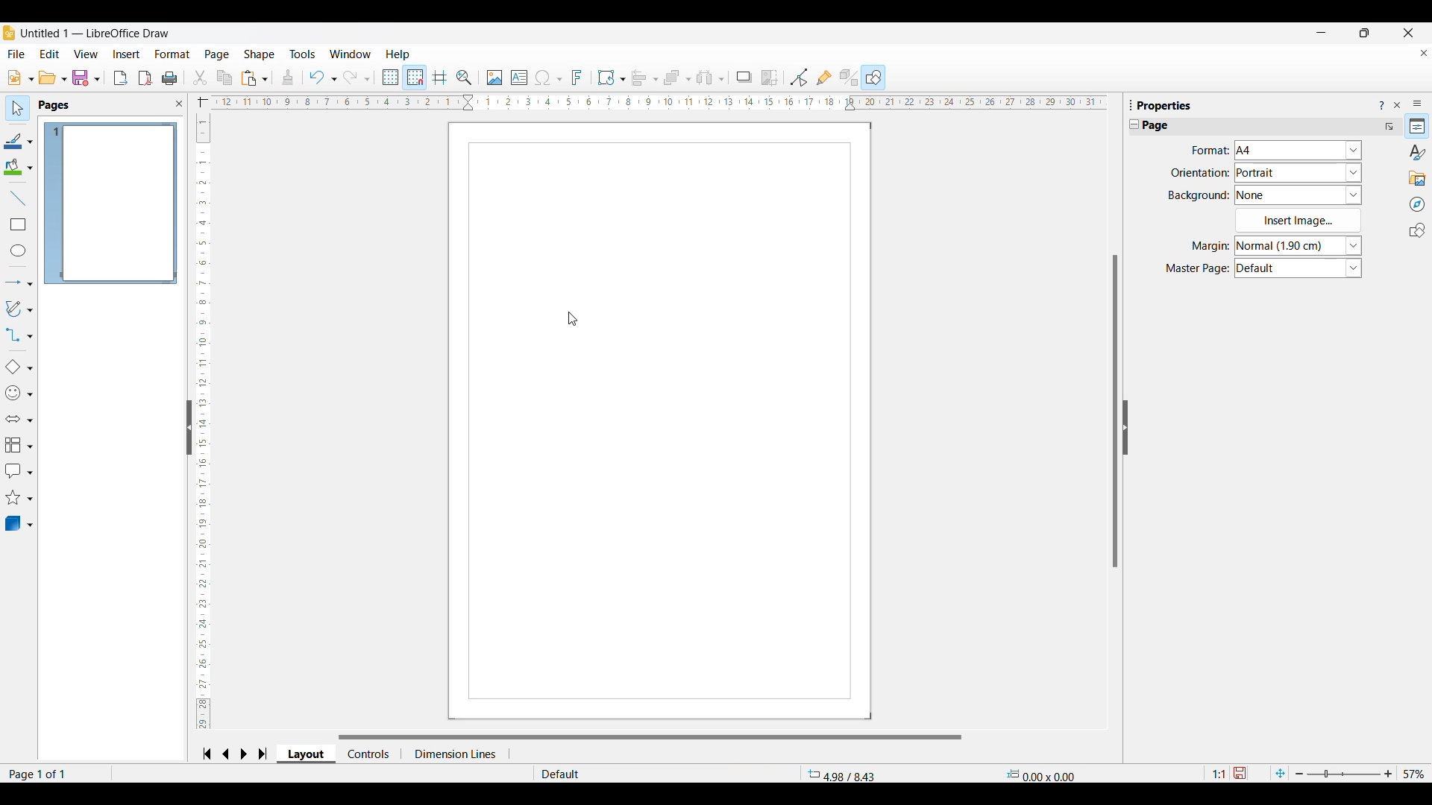 The width and height of the screenshot is (1432, 805). What do you see at coordinates (1298, 220) in the screenshot?
I see `Insert image` at bounding box center [1298, 220].